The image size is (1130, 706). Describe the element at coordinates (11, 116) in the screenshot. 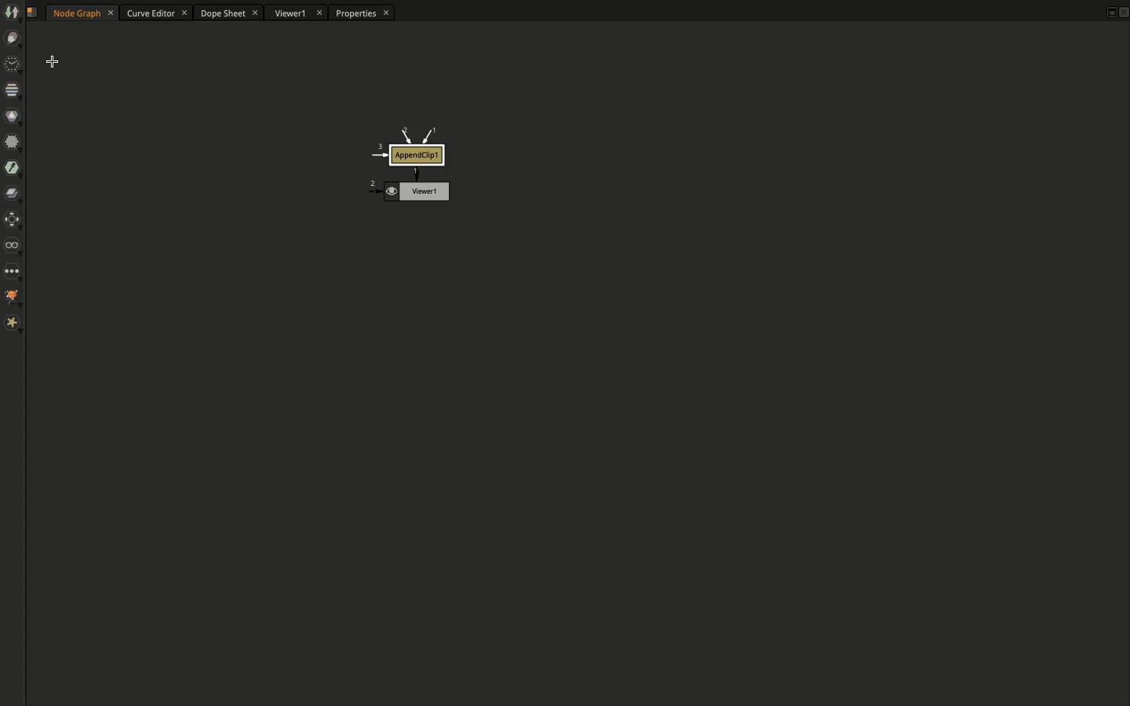

I see `Color` at that location.